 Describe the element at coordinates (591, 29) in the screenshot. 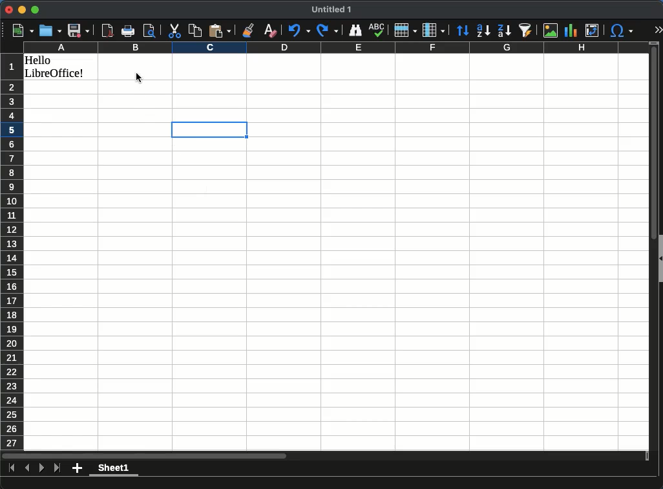

I see `pivot table` at that location.